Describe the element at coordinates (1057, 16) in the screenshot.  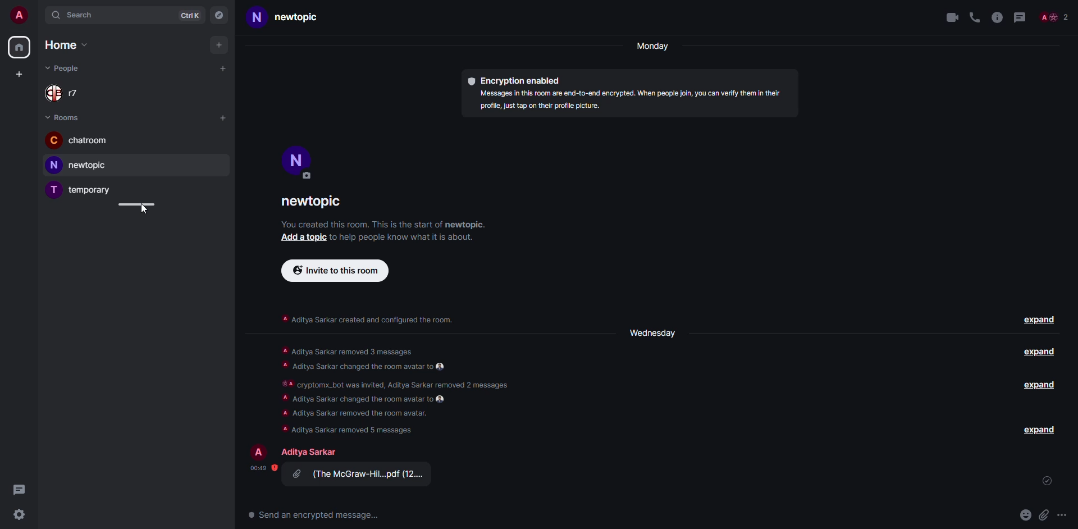
I see `people` at that location.